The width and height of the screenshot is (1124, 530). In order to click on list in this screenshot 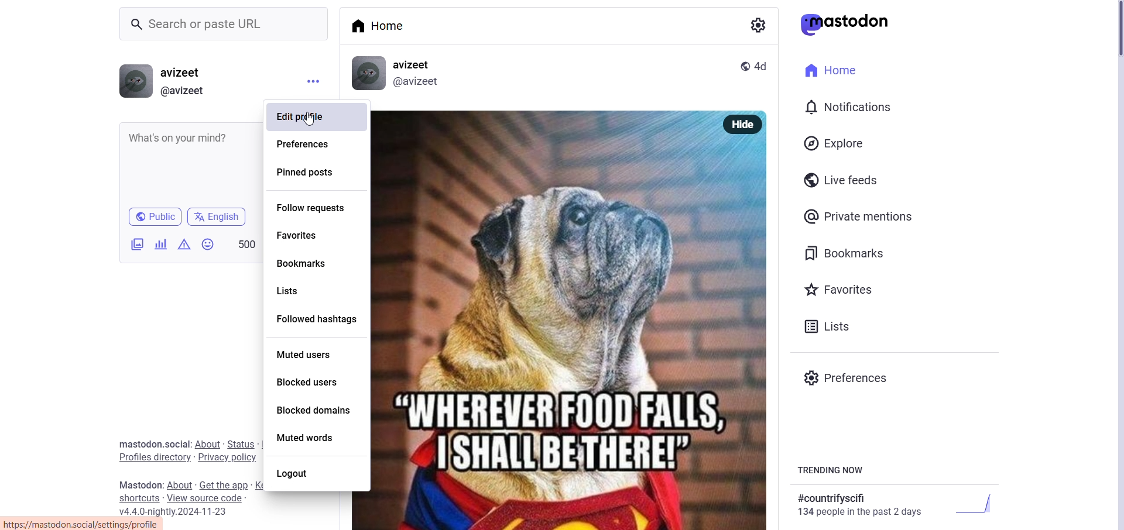, I will do `click(826, 328)`.